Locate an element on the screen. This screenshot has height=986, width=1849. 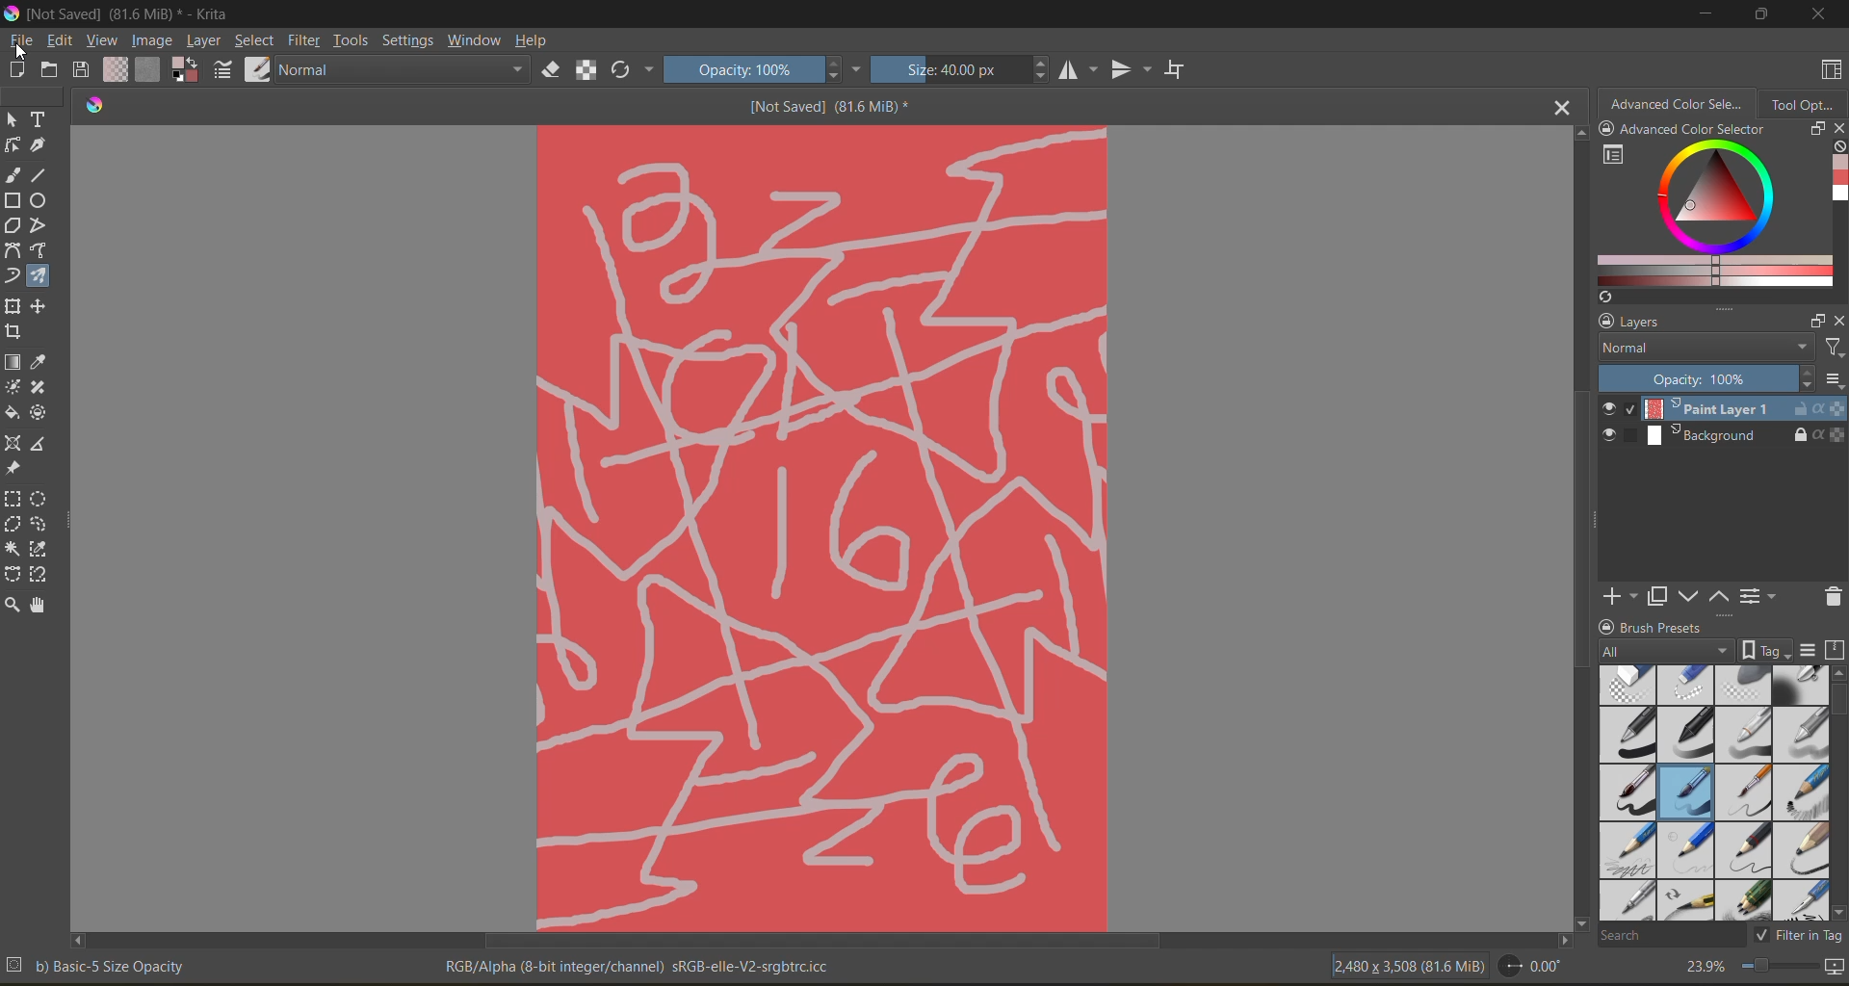
tool is located at coordinates (44, 174).